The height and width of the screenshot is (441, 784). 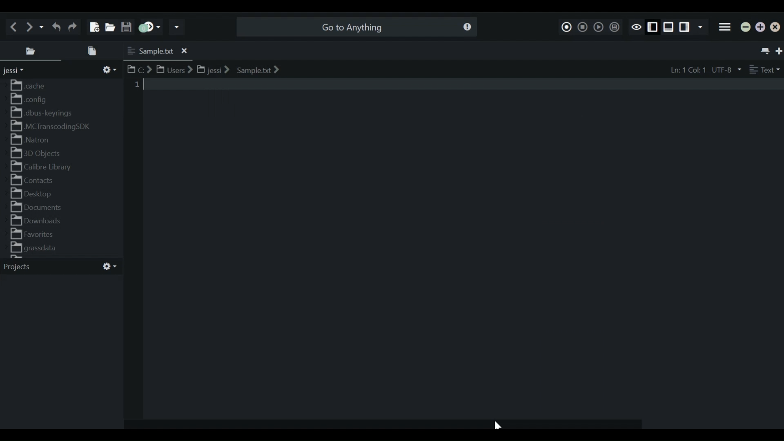 What do you see at coordinates (775, 28) in the screenshot?
I see `Close` at bounding box center [775, 28].